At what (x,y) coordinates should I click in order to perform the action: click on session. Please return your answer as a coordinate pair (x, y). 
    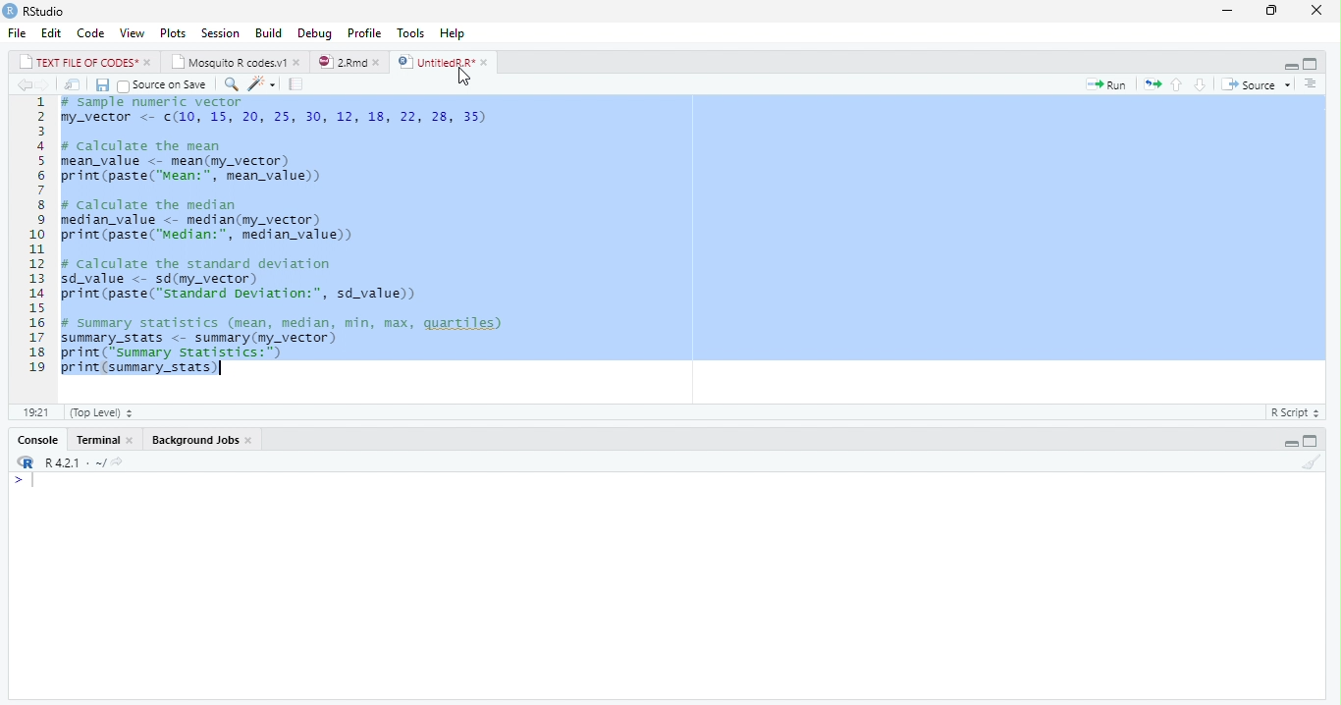
    Looking at the image, I should click on (220, 33).